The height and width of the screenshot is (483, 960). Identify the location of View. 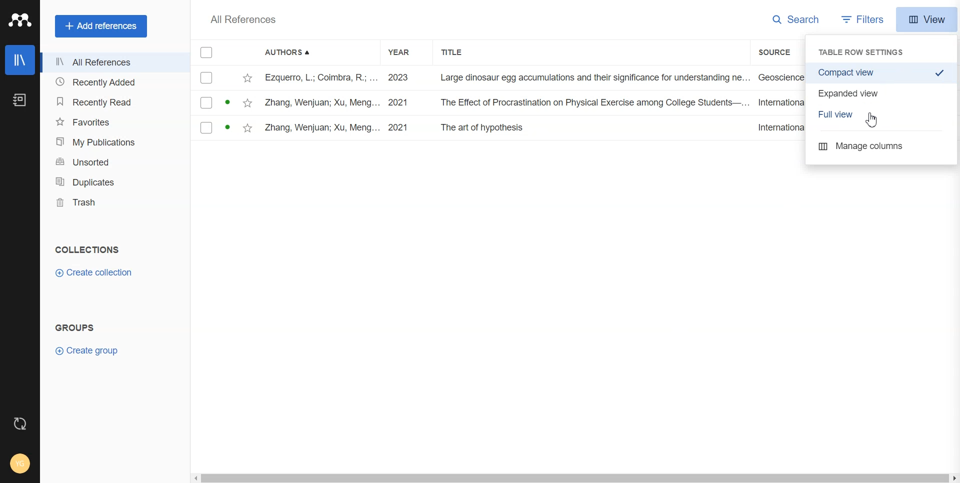
(926, 19).